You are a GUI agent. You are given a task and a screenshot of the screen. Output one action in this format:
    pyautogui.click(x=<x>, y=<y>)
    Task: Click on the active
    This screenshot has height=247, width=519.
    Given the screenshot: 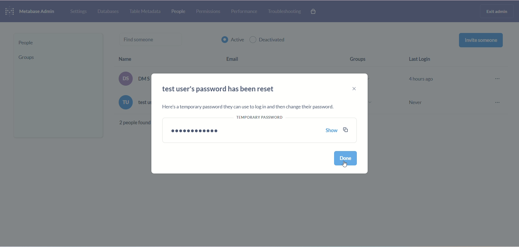 What is the action you would take?
    pyautogui.click(x=233, y=41)
    